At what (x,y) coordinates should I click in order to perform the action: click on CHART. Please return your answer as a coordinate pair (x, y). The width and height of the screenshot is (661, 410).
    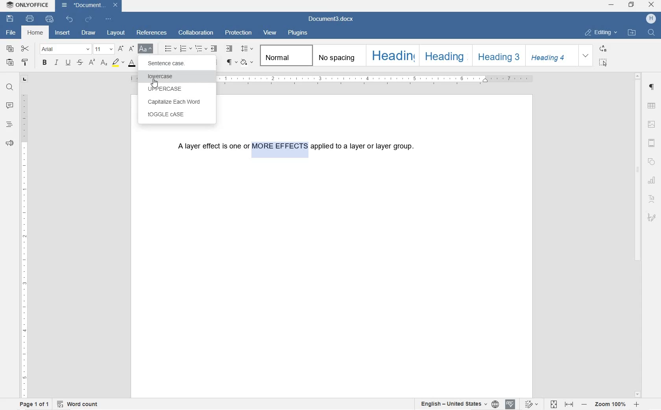
    Looking at the image, I should click on (653, 180).